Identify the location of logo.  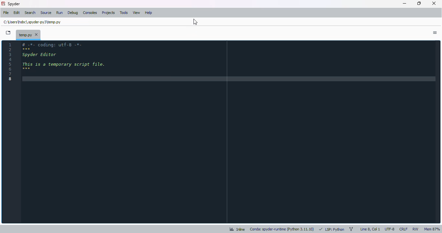
(3, 4).